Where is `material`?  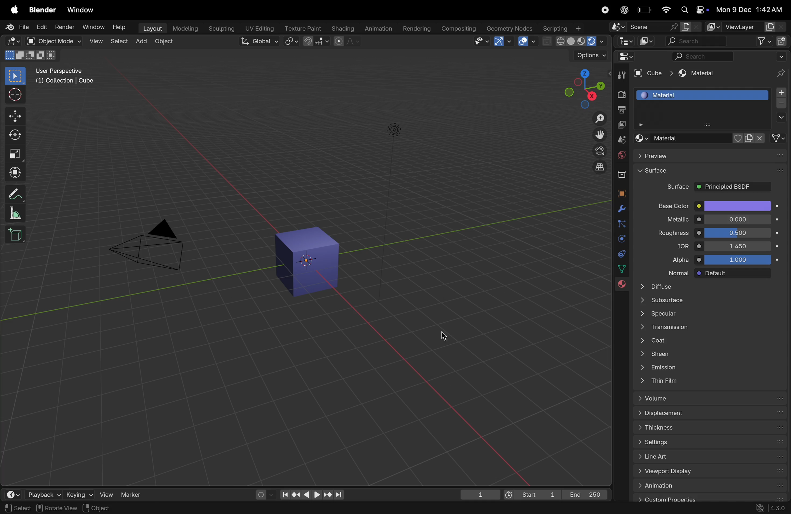
material is located at coordinates (703, 95).